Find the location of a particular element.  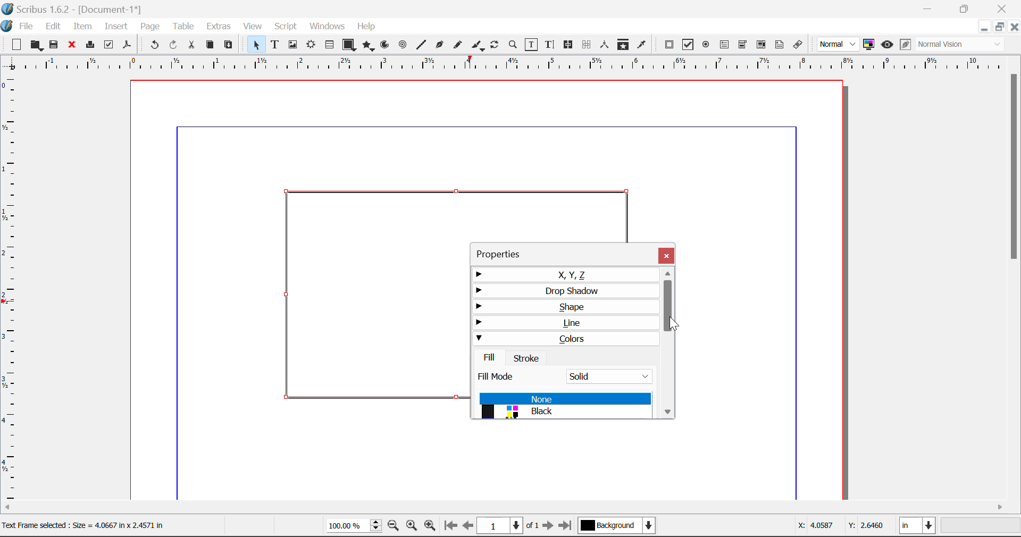

Text Annotation is located at coordinates (780, 45).